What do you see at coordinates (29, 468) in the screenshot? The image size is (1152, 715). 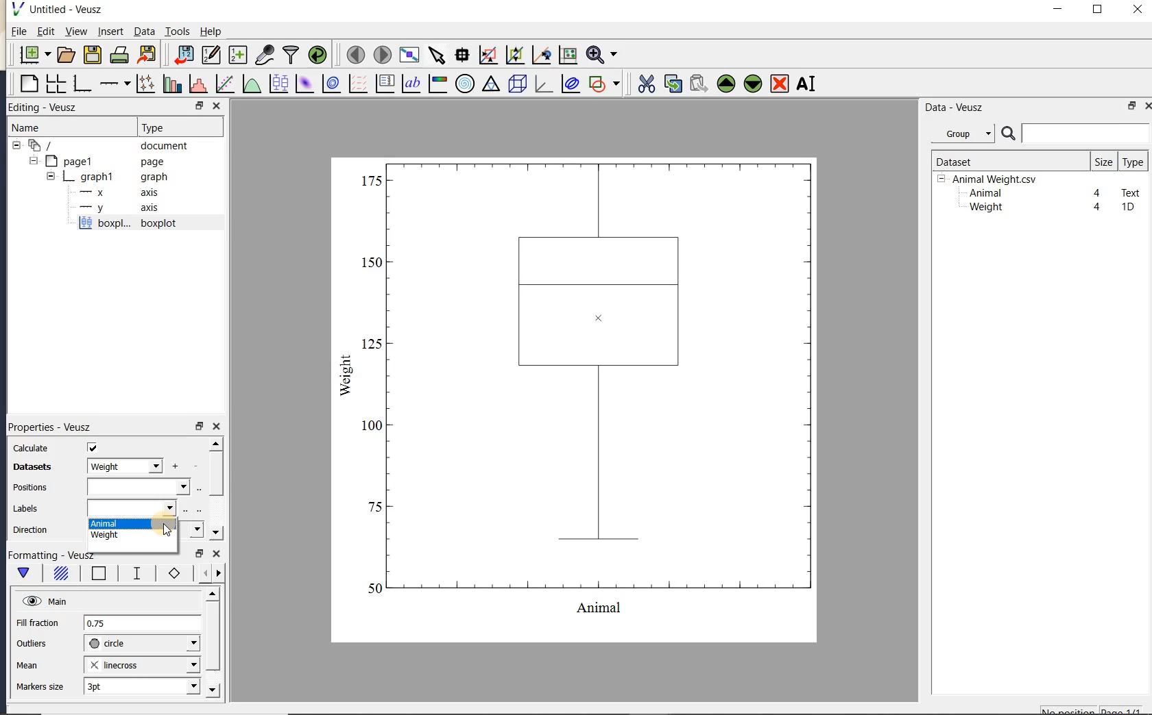 I see `datasets` at bounding box center [29, 468].